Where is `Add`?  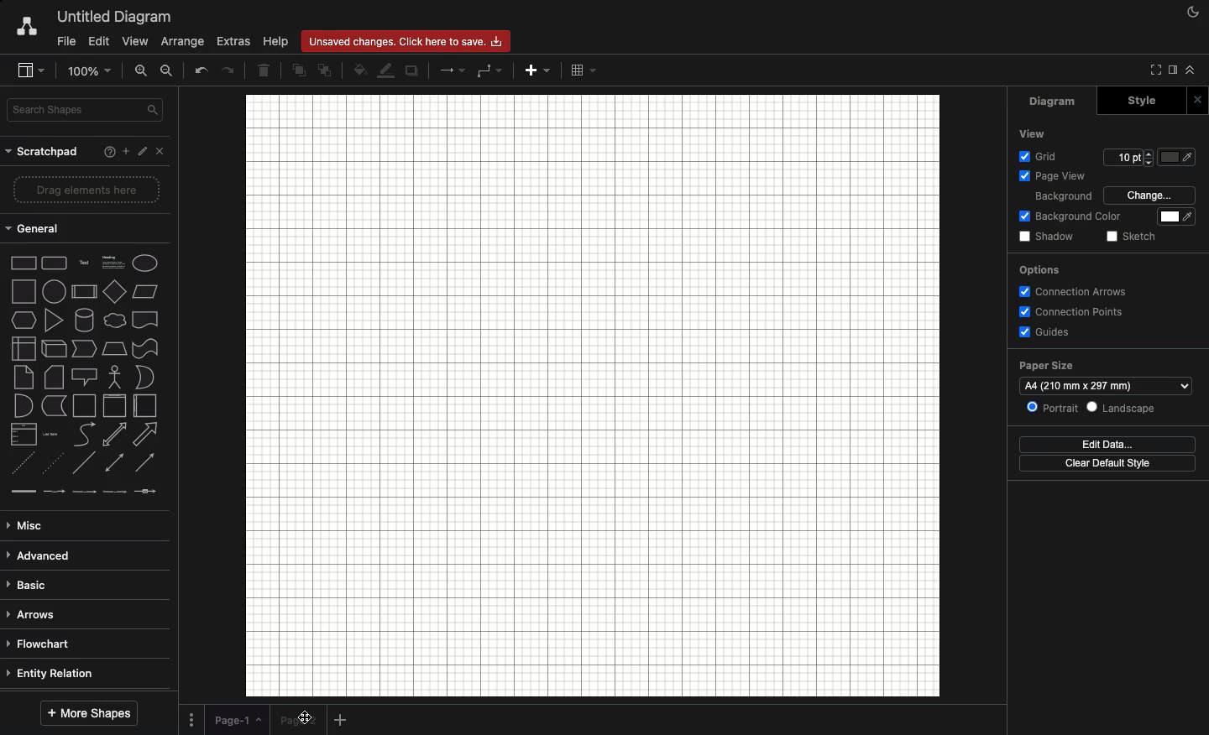
Add is located at coordinates (121, 151).